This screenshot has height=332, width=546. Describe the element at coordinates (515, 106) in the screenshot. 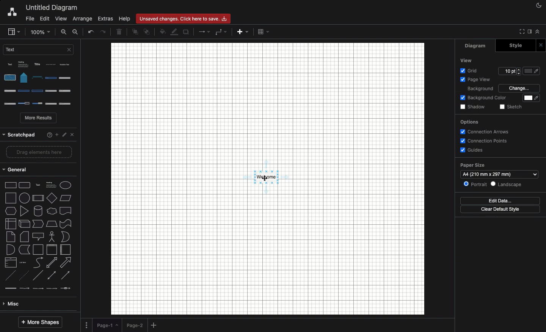

I see `sketch` at that location.